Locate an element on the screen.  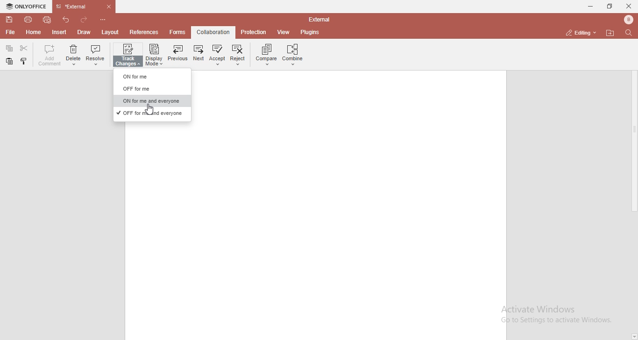
scrollbar is located at coordinates (634, 130).